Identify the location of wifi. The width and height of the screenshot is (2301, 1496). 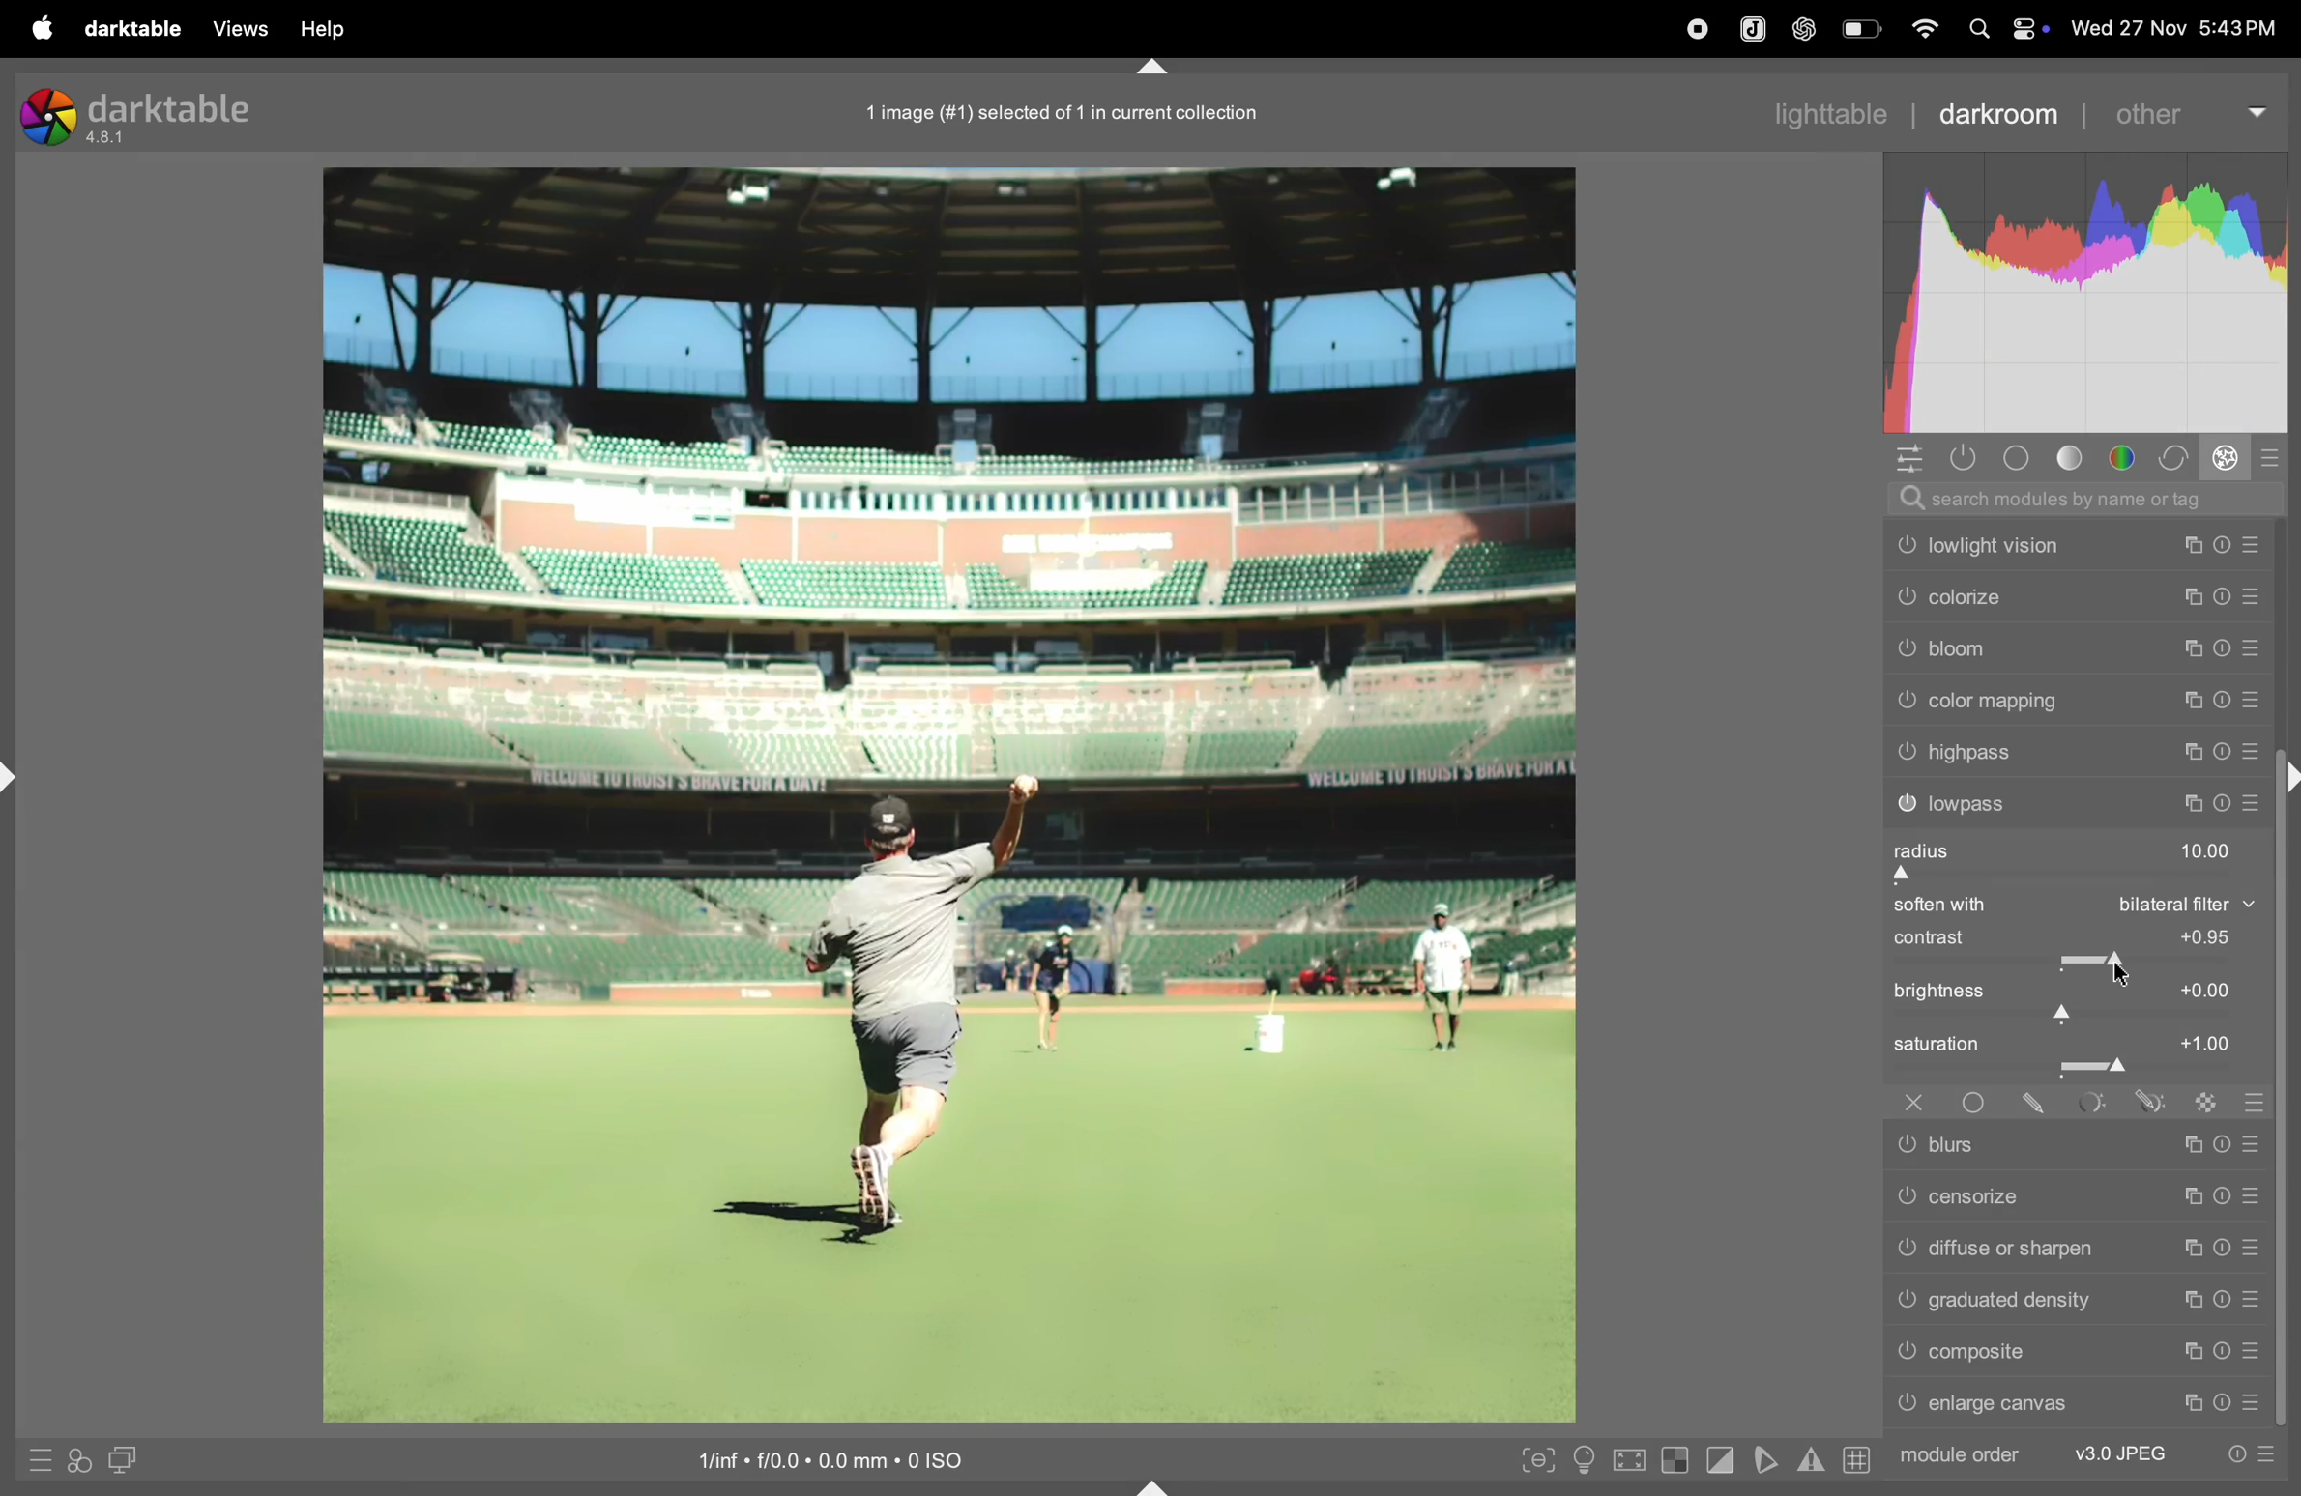
(1922, 28).